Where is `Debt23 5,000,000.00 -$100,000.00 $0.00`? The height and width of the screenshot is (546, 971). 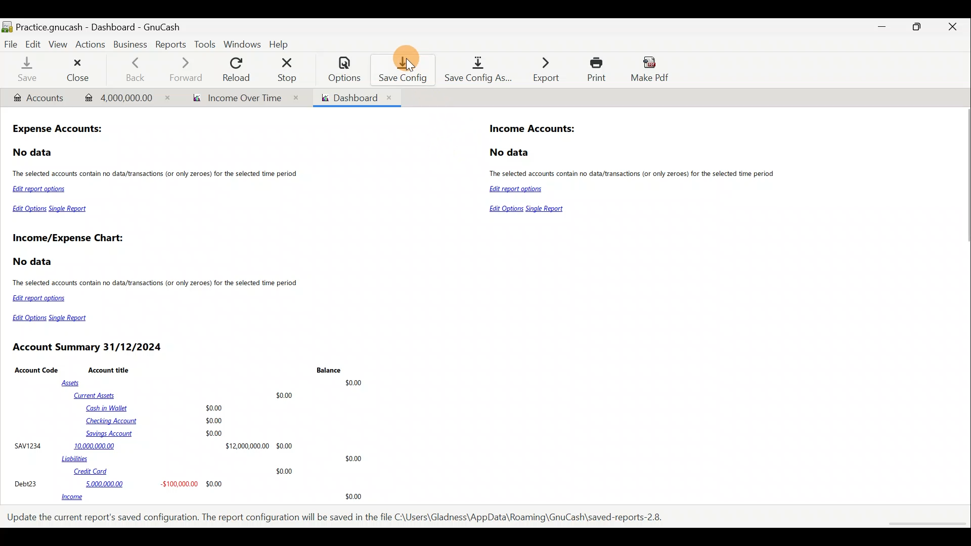
Debt23 5,000,000.00 -$100,000.00 $0.00 is located at coordinates (119, 483).